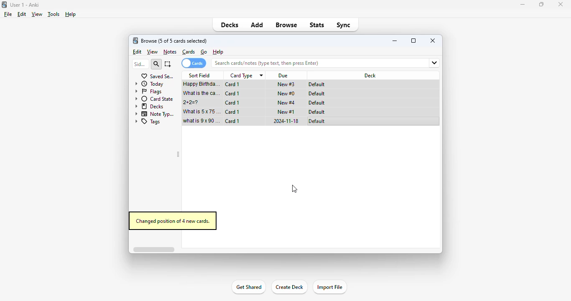 The height and width of the screenshot is (301, 571). Describe the element at coordinates (295, 189) in the screenshot. I see `cursor` at that location.